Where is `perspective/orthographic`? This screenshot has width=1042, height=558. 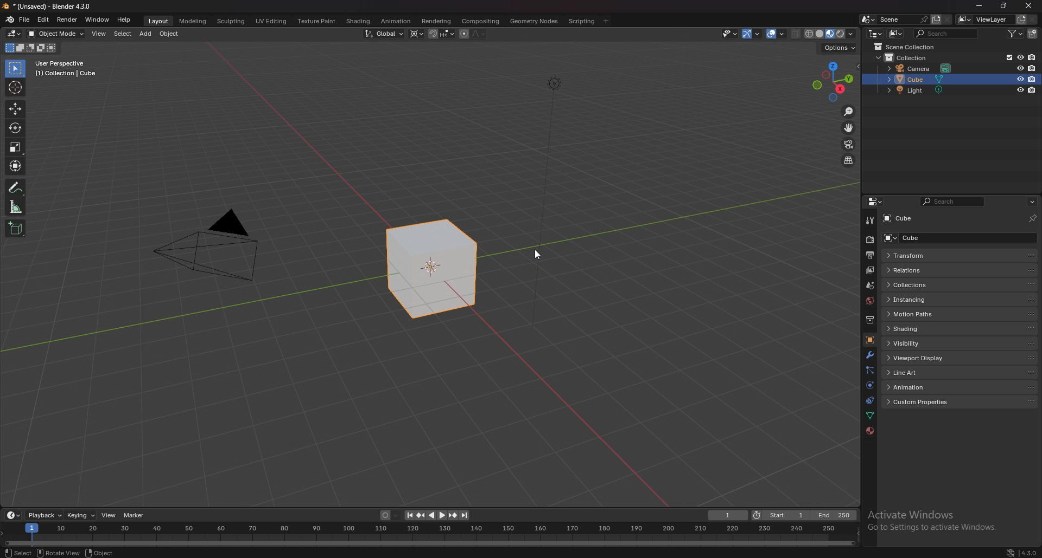
perspective/orthographic is located at coordinates (849, 161).